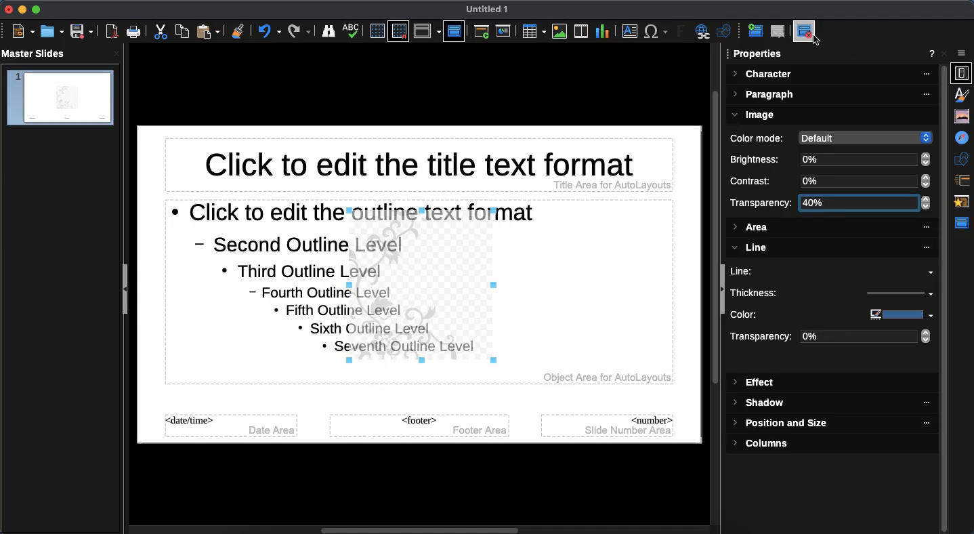 The width and height of the screenshot is (974, 534). Describe the element at coordinates (245, 289) in the screenshot. I see `Master slide text` at that location.